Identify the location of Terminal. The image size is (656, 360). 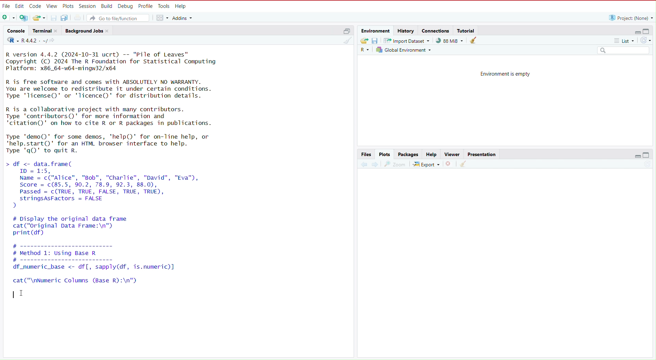
(41, 30).